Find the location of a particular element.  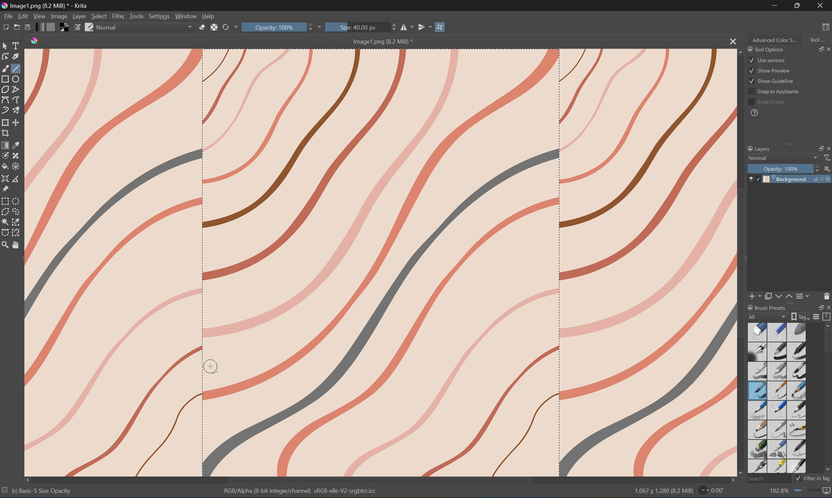

Visibility is located at coordinates (749, 177).